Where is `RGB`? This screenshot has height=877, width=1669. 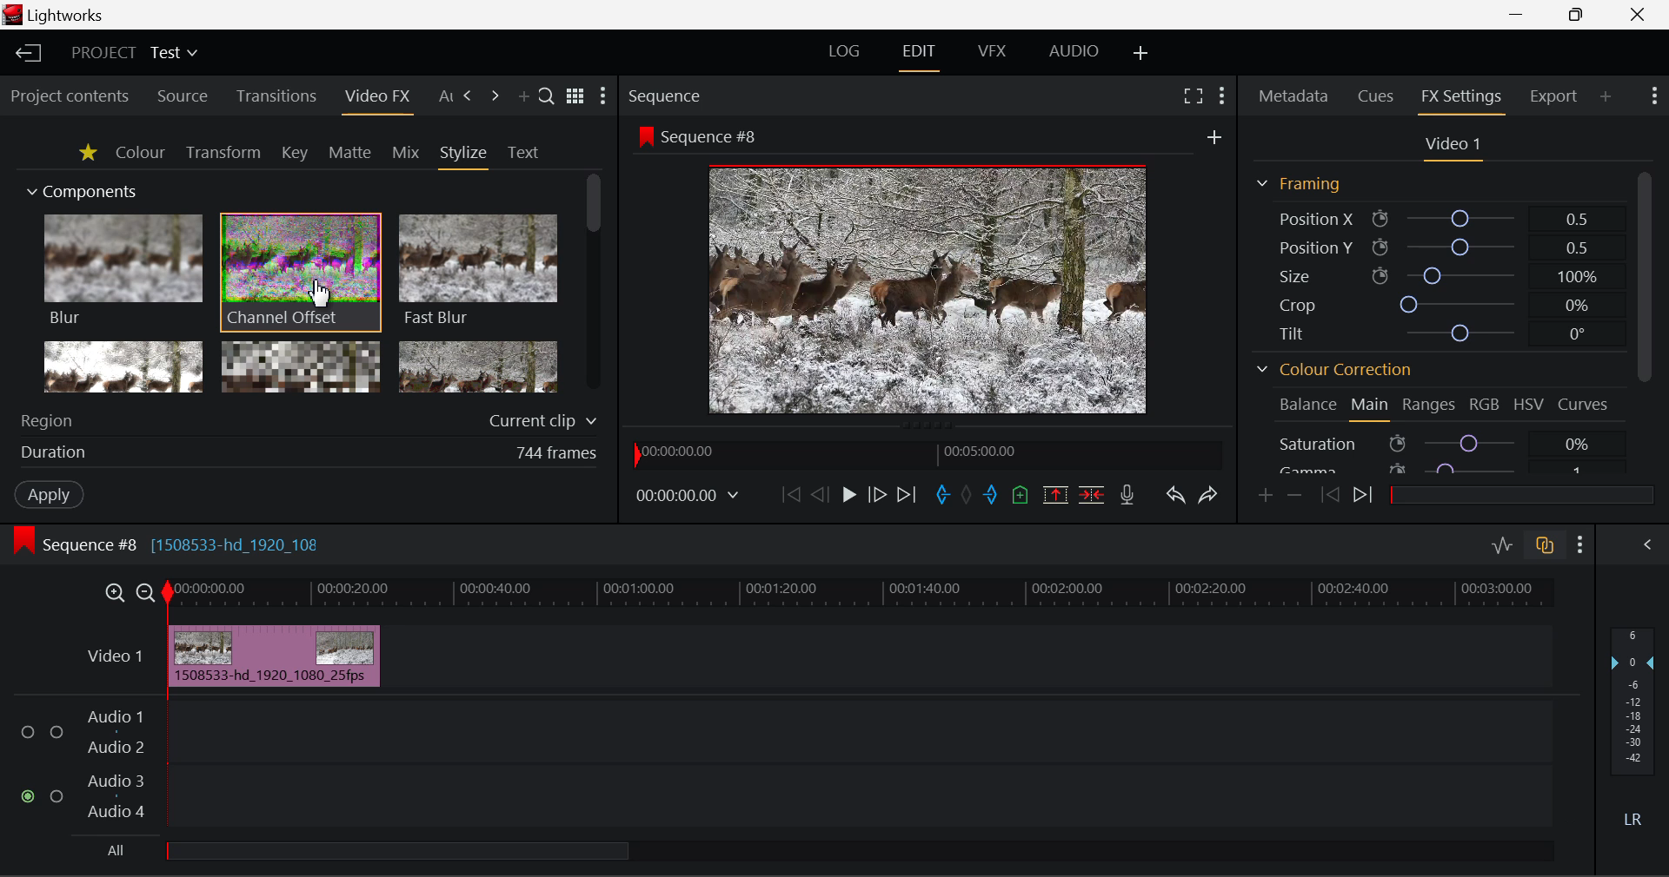
RGB is located at coordinates (1486, 404).